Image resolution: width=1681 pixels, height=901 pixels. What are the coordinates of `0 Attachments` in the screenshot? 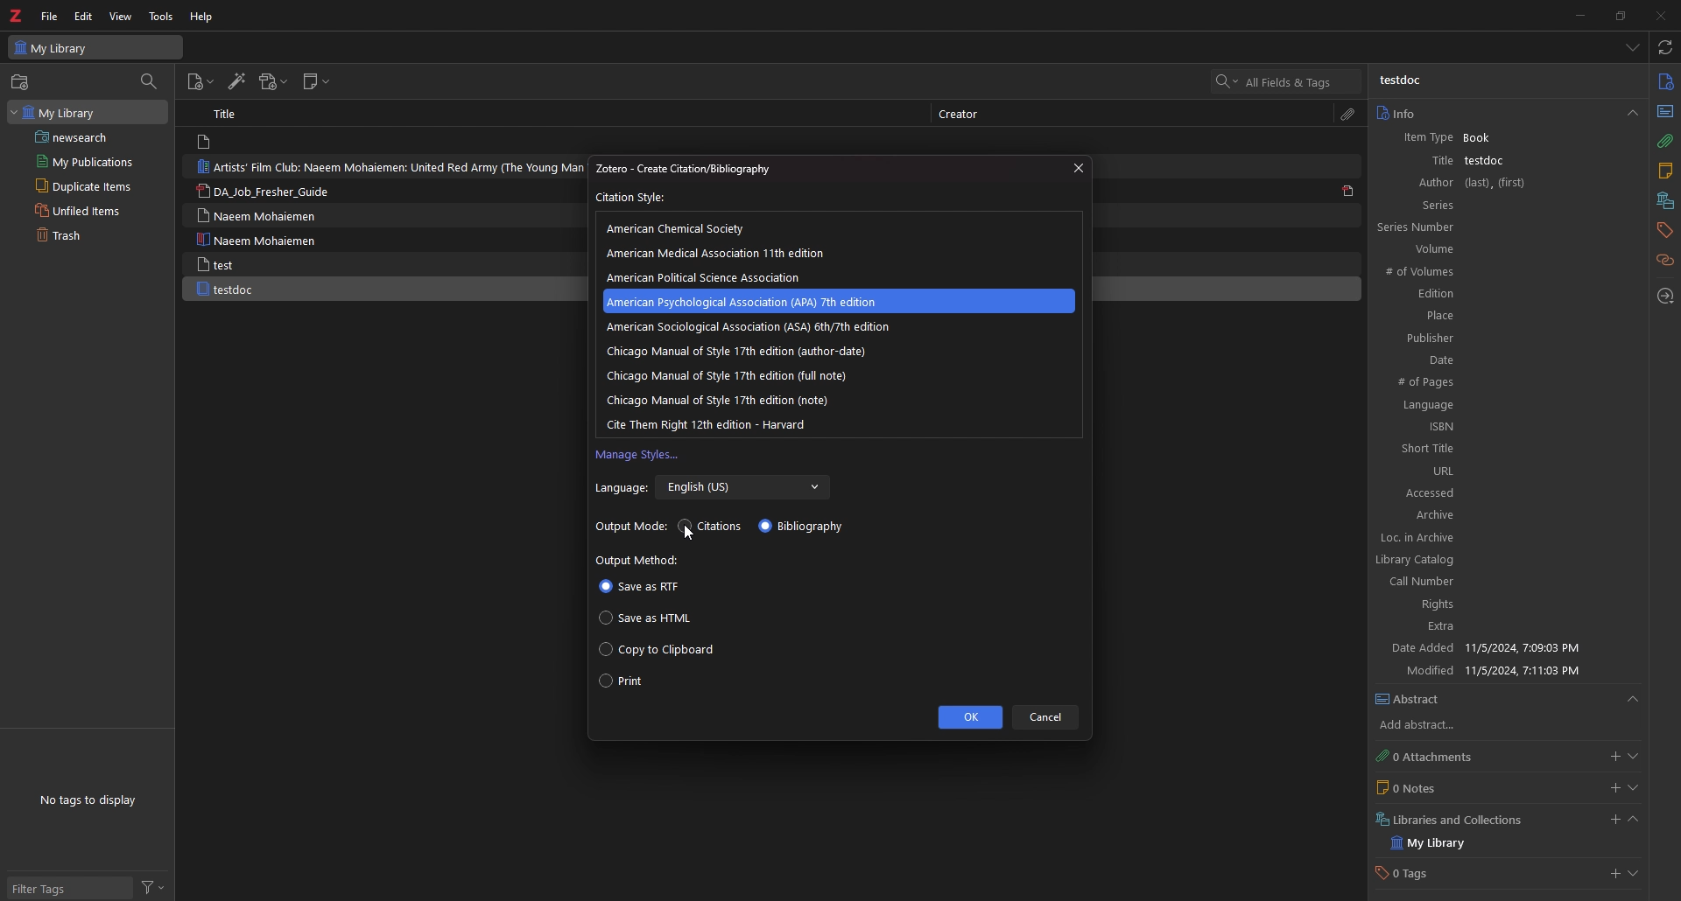 It's located at (1441, 756).